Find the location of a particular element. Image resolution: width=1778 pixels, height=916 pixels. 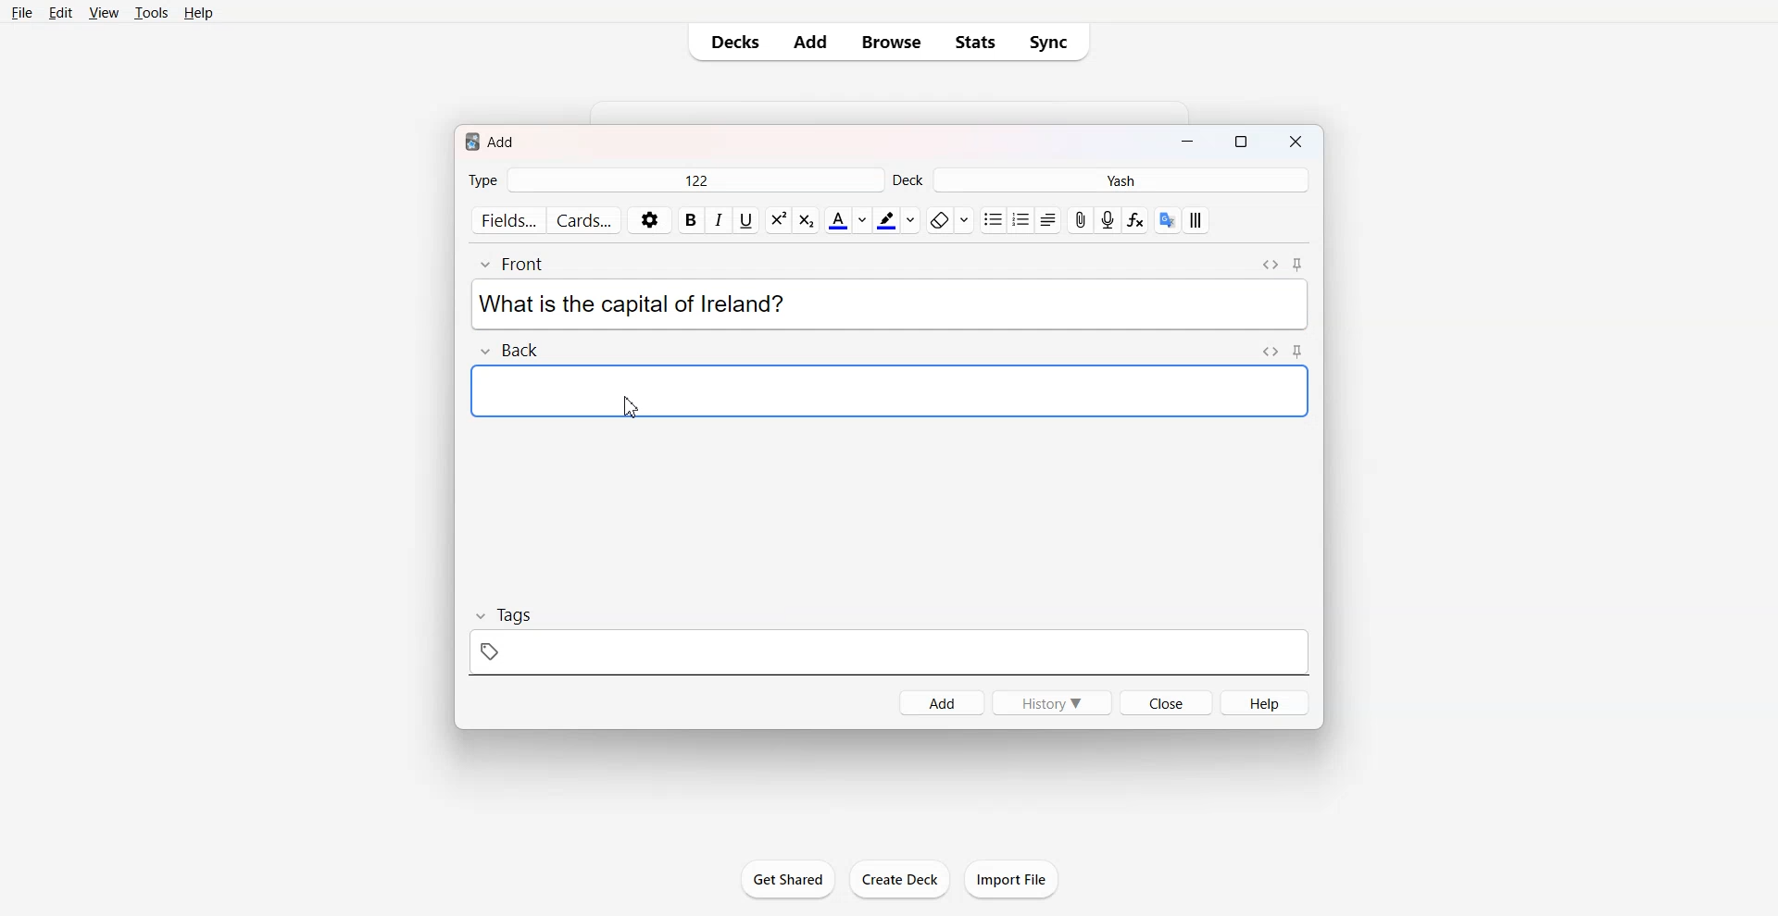

Cursor is located at coordinates (633, 407).